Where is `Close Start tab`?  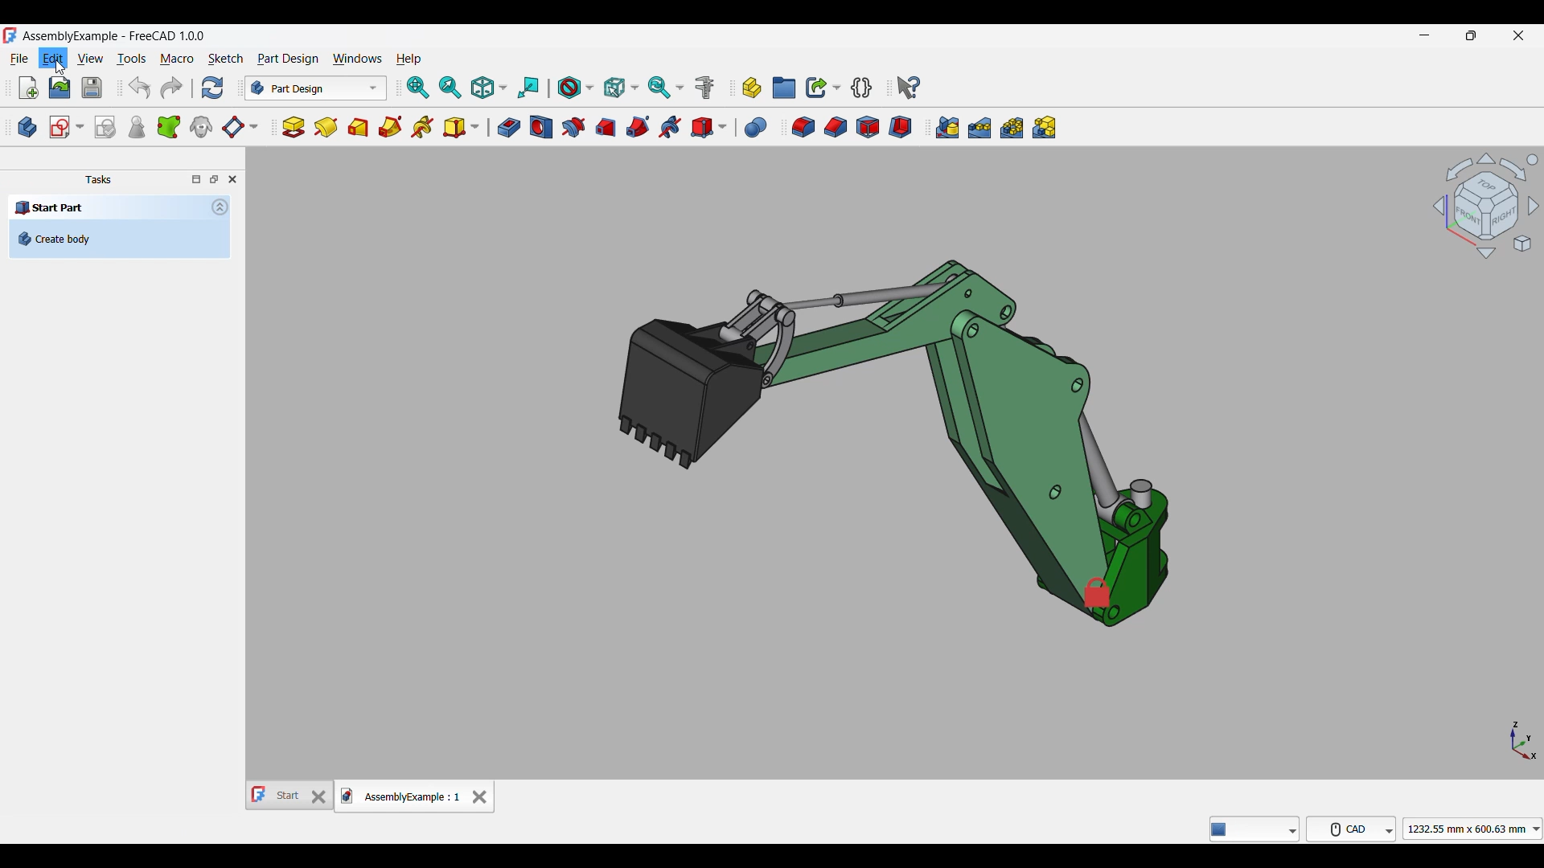
Close Start tab is located at coordinates (319, 796).